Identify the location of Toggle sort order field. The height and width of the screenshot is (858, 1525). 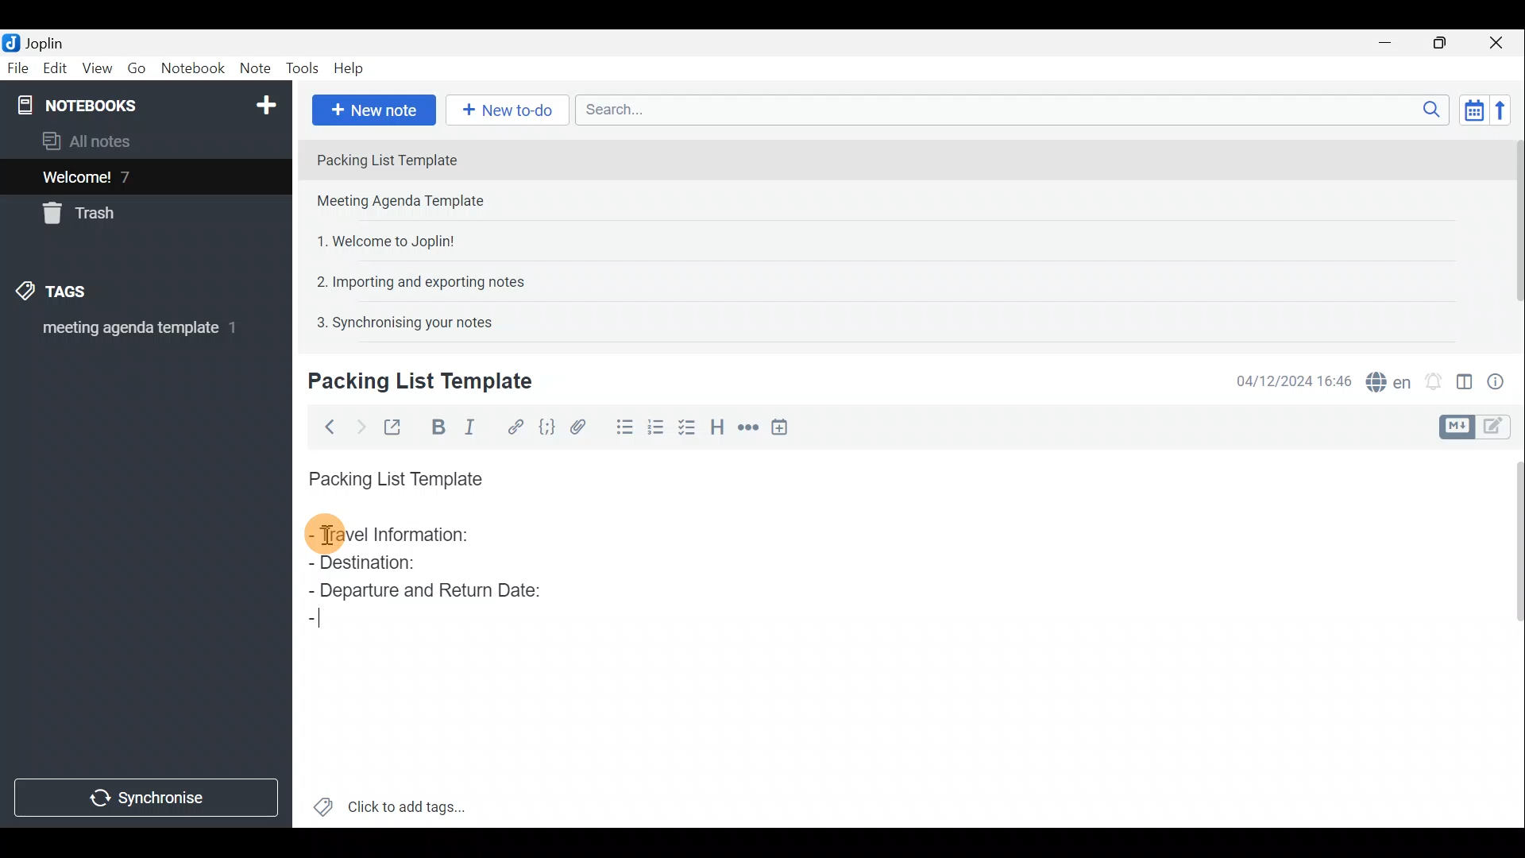
(1469, 110).